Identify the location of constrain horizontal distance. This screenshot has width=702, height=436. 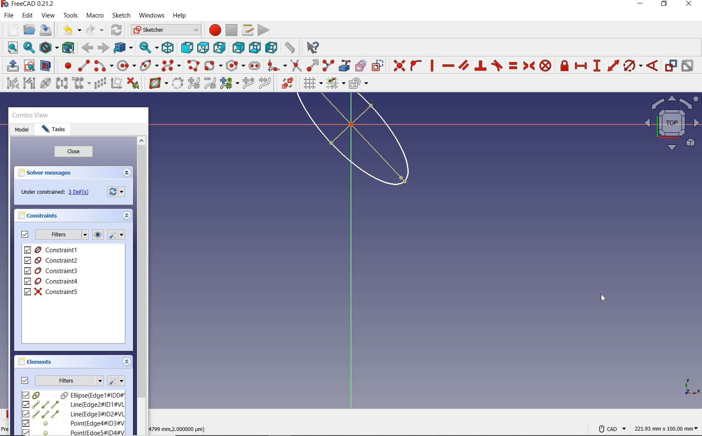
(580, 65).